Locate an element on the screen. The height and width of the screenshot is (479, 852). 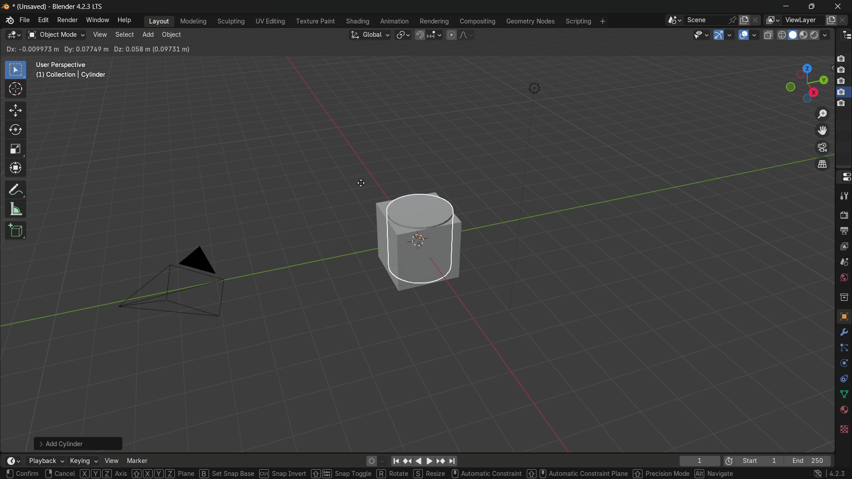
browse scenes is located at coordinates (674, 20).